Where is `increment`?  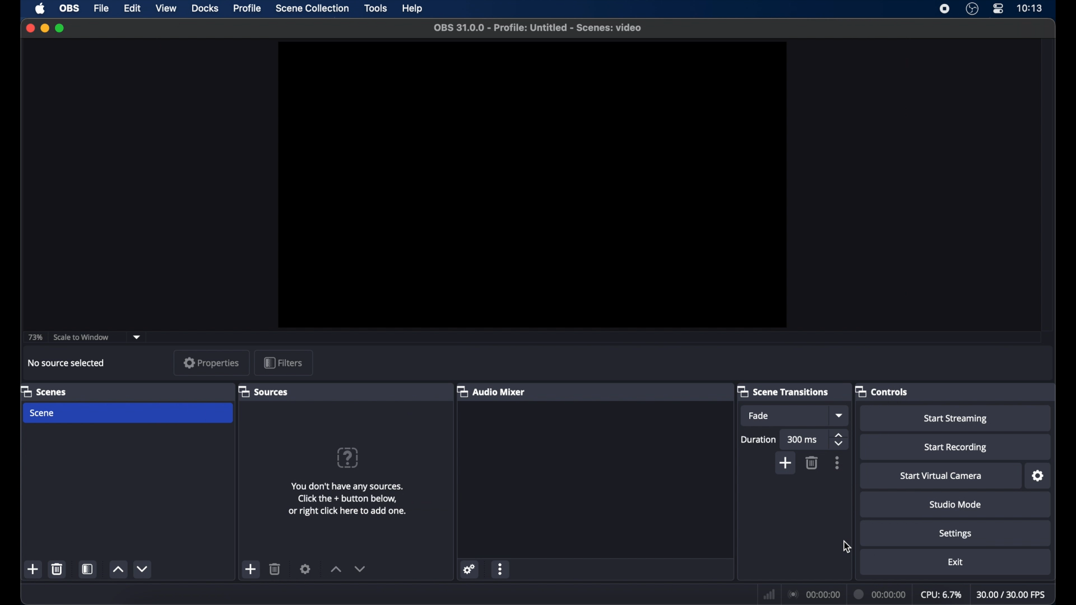
increment is located at coordinates (118, 570).